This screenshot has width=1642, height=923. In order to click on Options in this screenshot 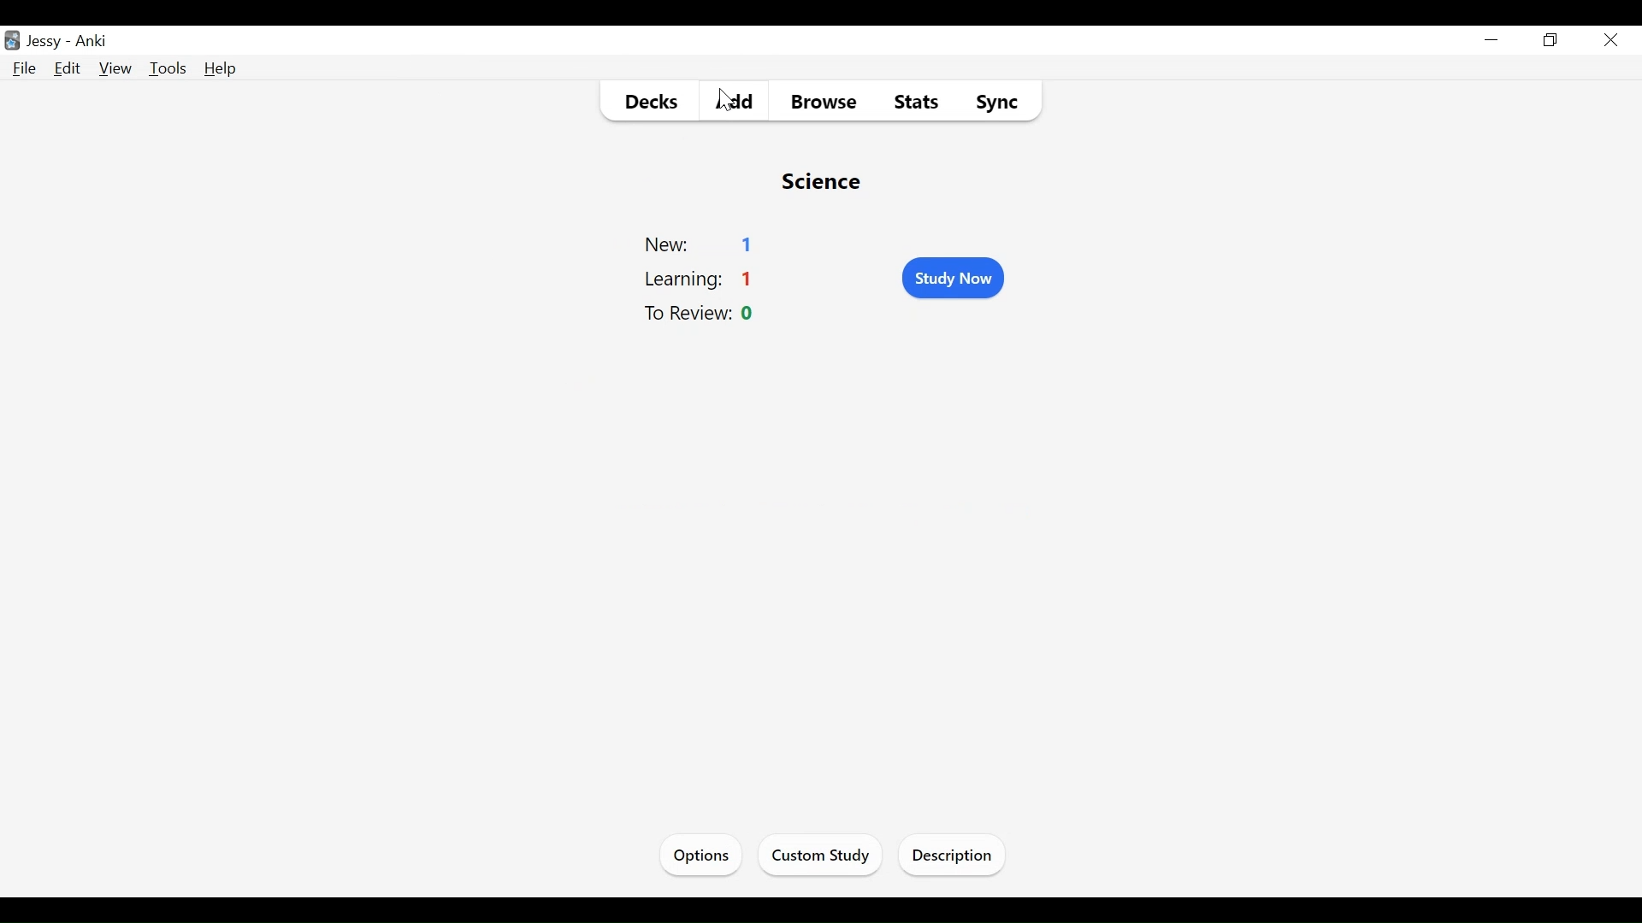, I will do `click(699, 855)`.